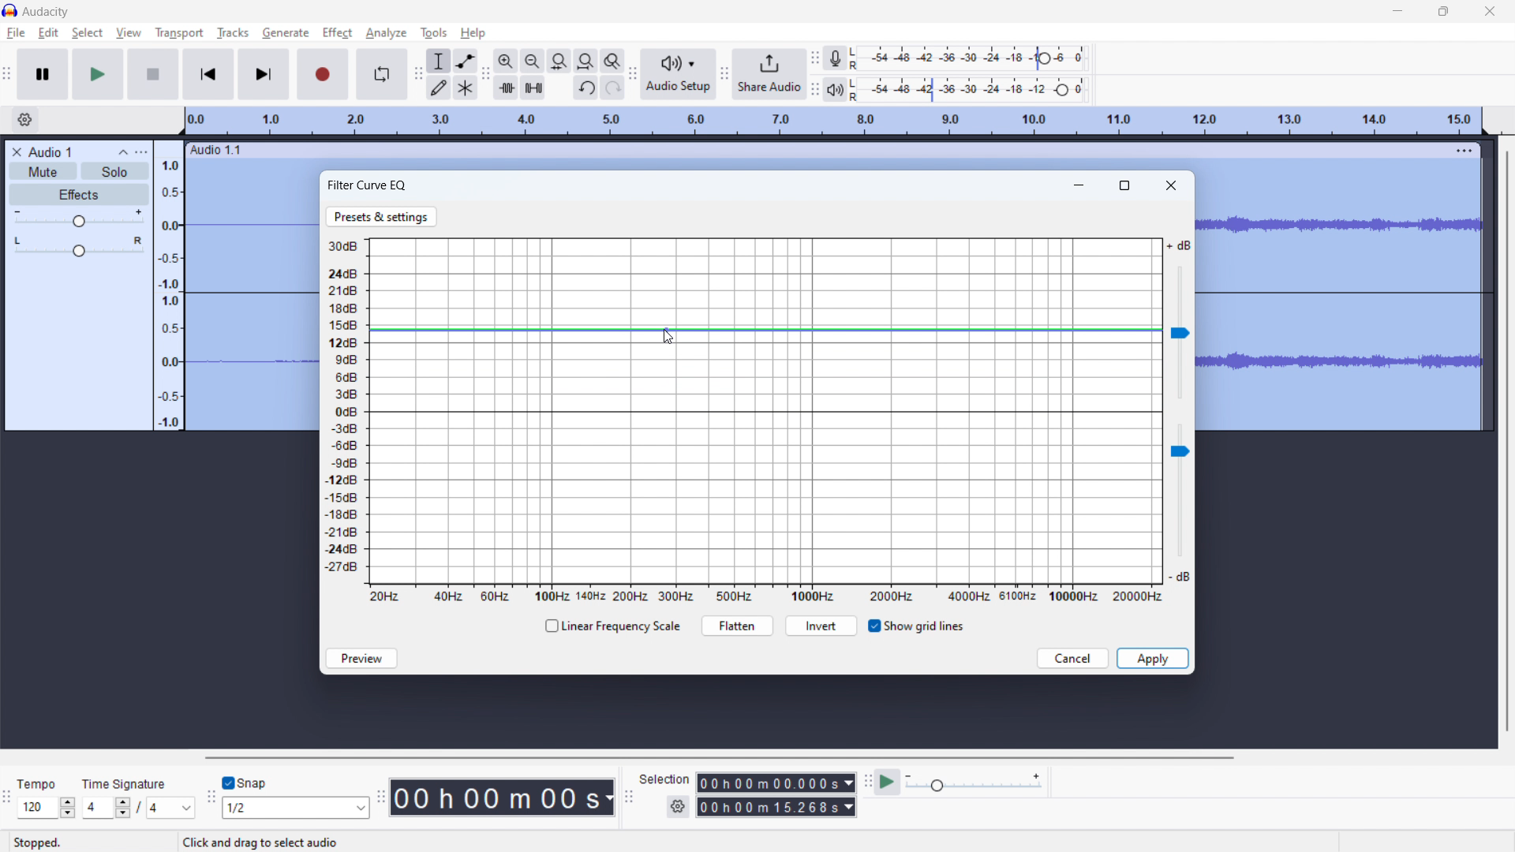 This screenshot has width=1515, height=852. Describe the element at coordinates (126, 780) in the screenshot. I see `Time Signature` at that location.